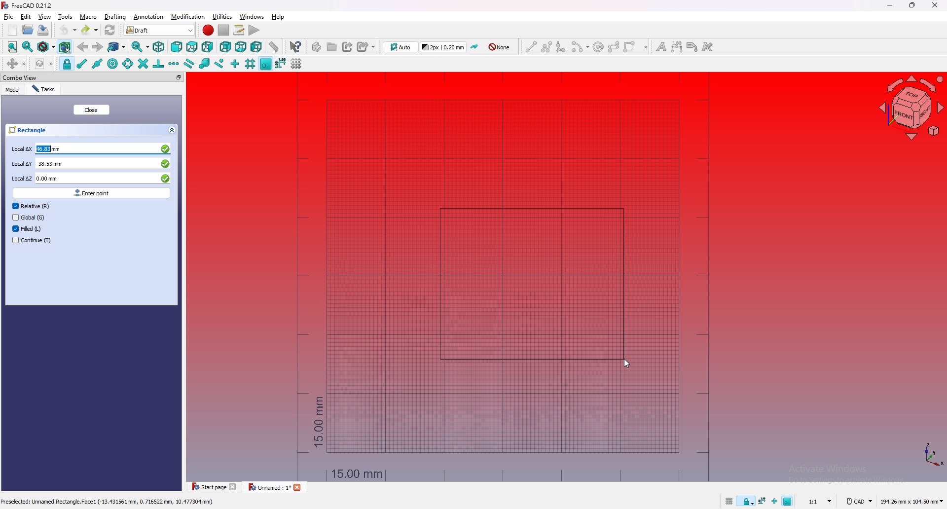  What do you see at coordinates (66, 17) in the screenshot?
I see `tools` at bounding box center [66, 17].